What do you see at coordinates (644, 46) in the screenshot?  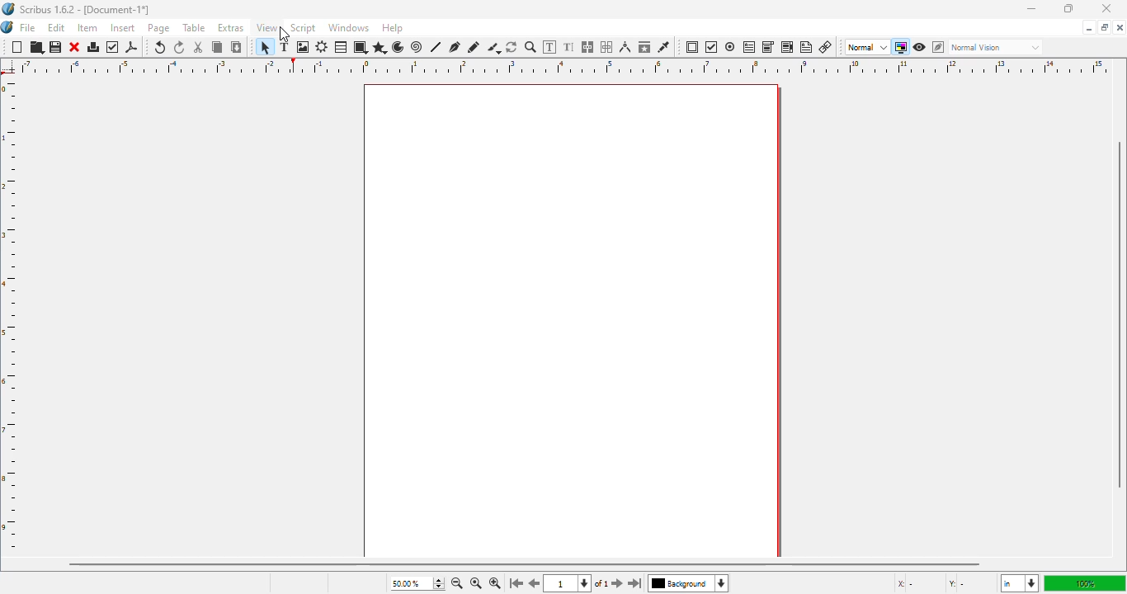 I see `copy item properties` at bounding box center [644, 46].